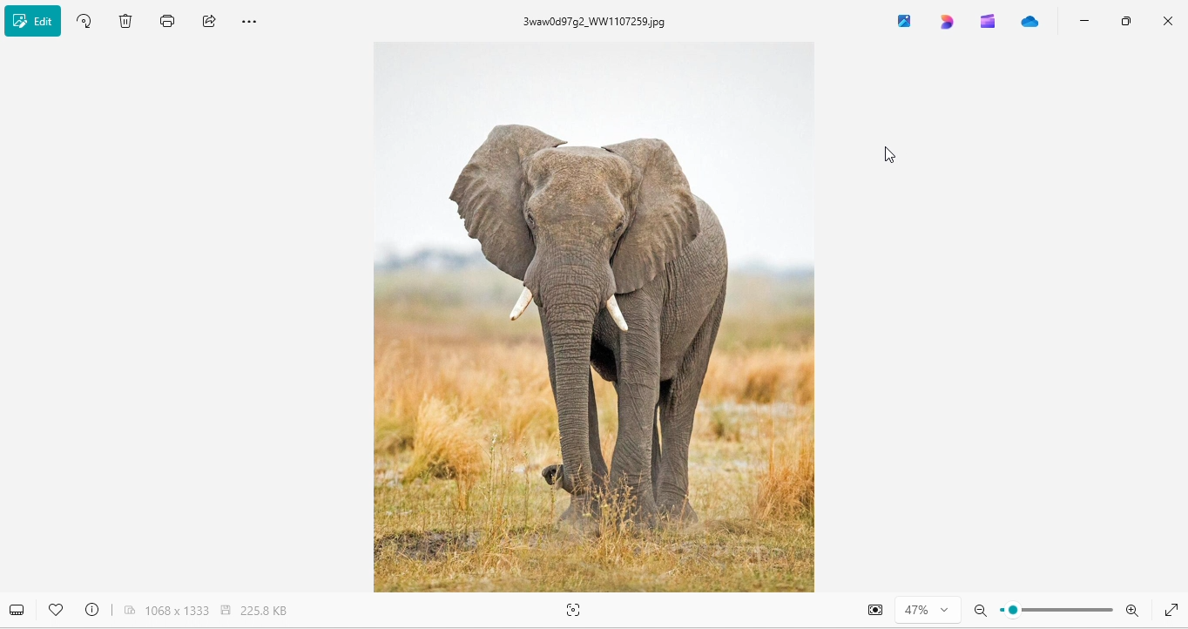  I want to click on Screenshot, so click(875, 611).